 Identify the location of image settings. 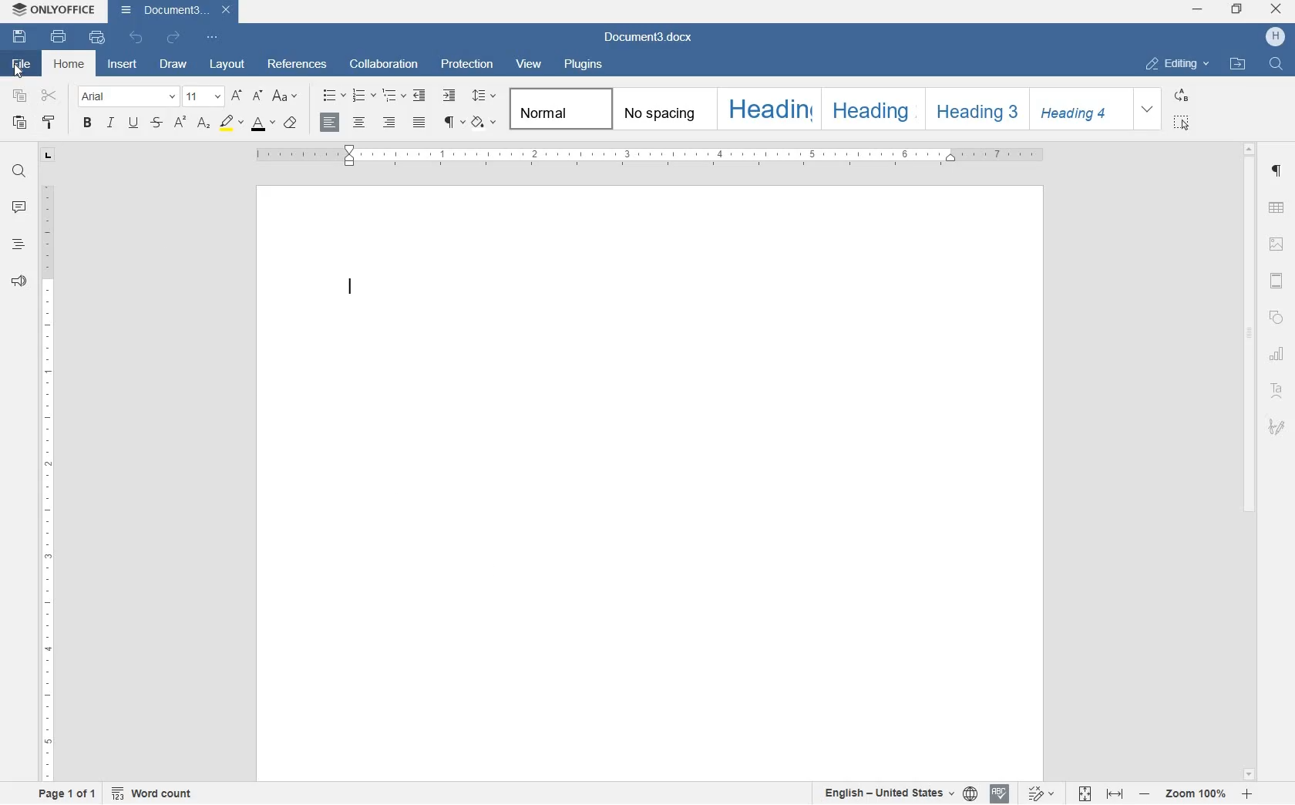
(1276, 244).